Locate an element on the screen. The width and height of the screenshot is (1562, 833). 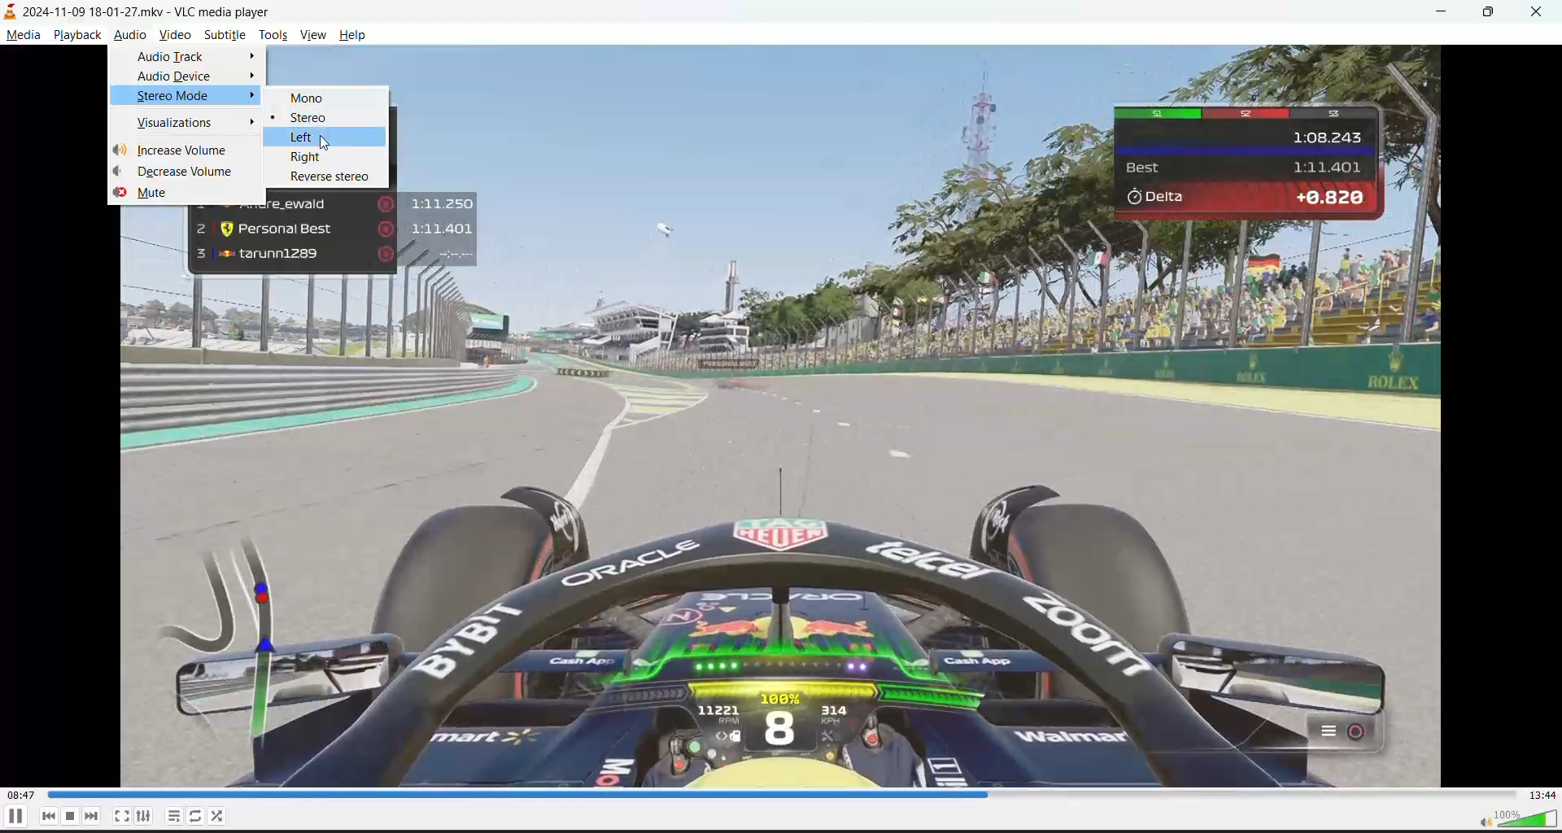
left is located at coordinates (300, 137).